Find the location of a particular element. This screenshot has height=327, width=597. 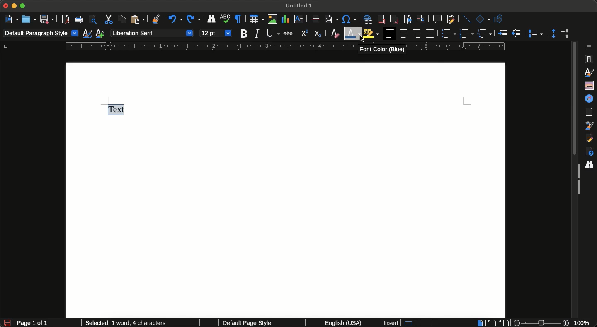

Default page style is located at coordinates (254, 323).